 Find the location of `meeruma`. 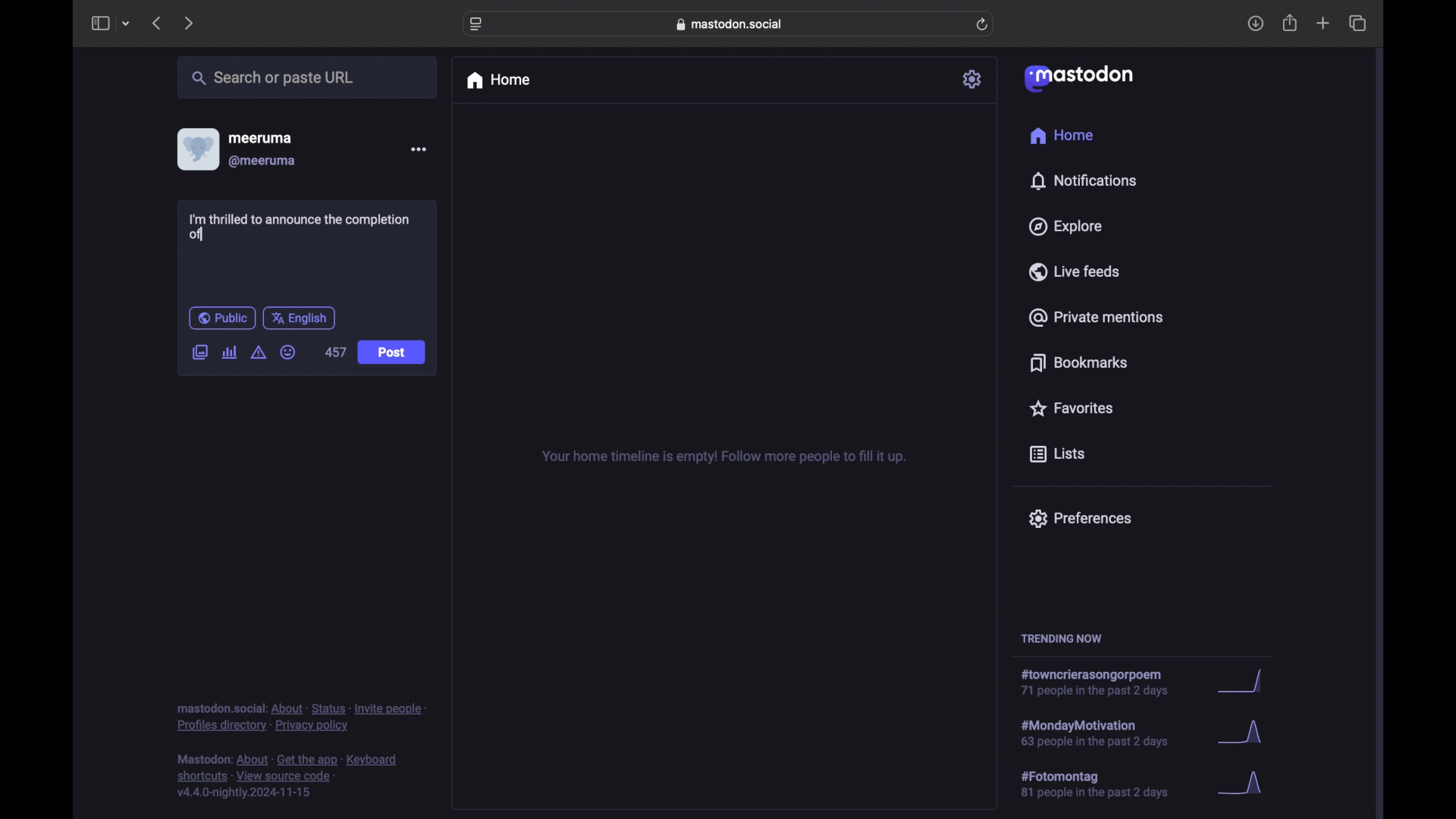

meeruma is located at coordinates (260, 138).